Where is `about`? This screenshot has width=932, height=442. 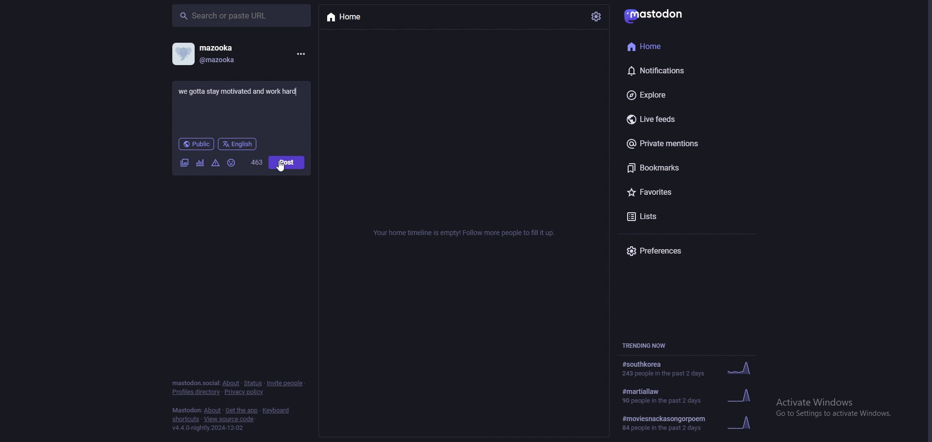 about is located at coordinates (213, 411).